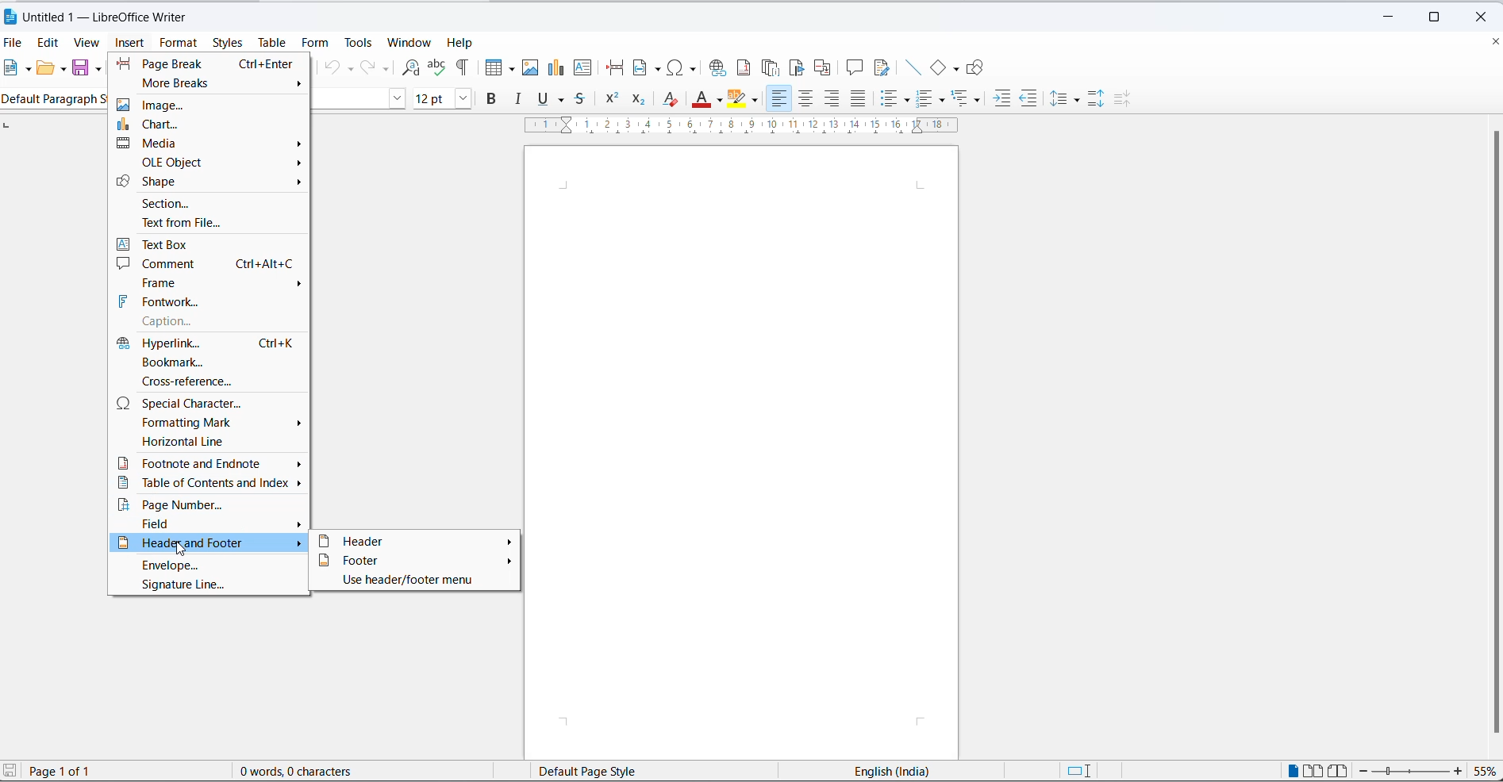  Describe the element at coordinates (463, 42) in the screenshot. I see `help` at that location.